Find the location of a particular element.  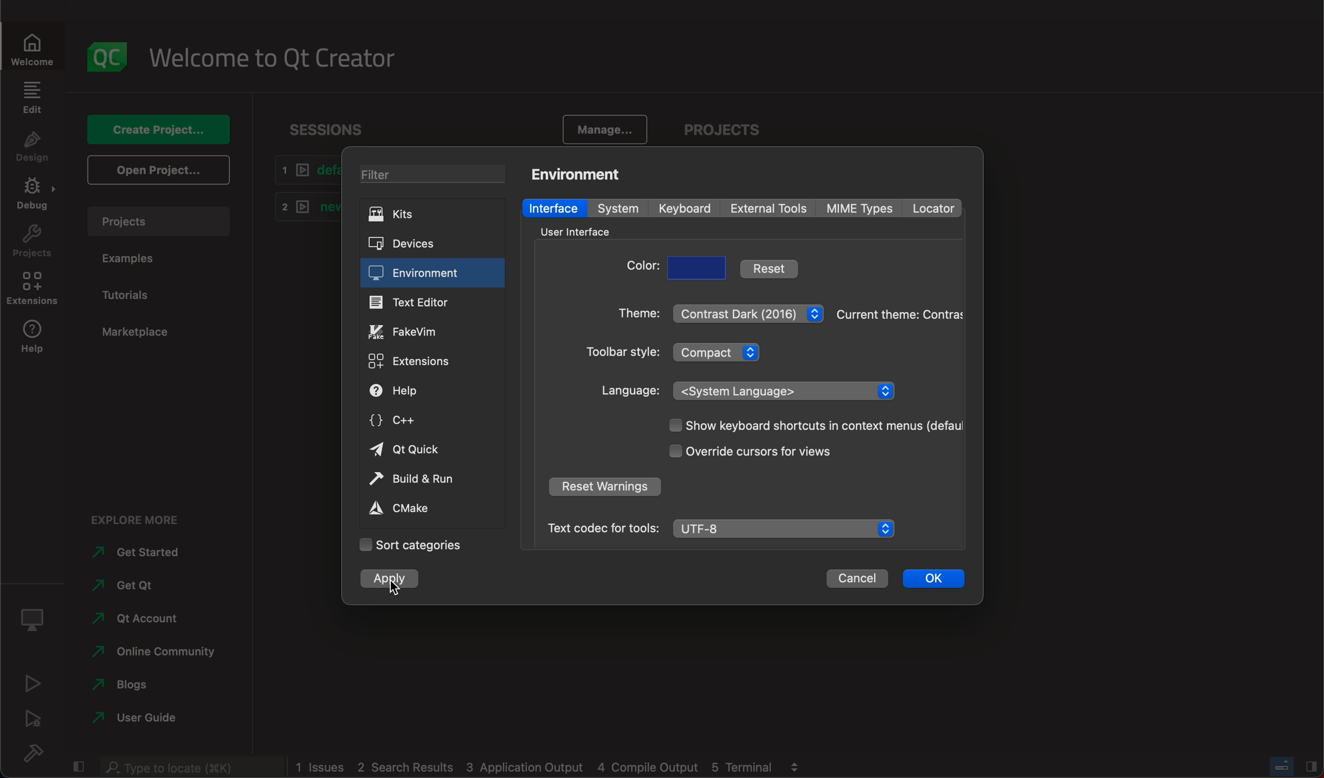

projects is located at coordinates (728, 125).